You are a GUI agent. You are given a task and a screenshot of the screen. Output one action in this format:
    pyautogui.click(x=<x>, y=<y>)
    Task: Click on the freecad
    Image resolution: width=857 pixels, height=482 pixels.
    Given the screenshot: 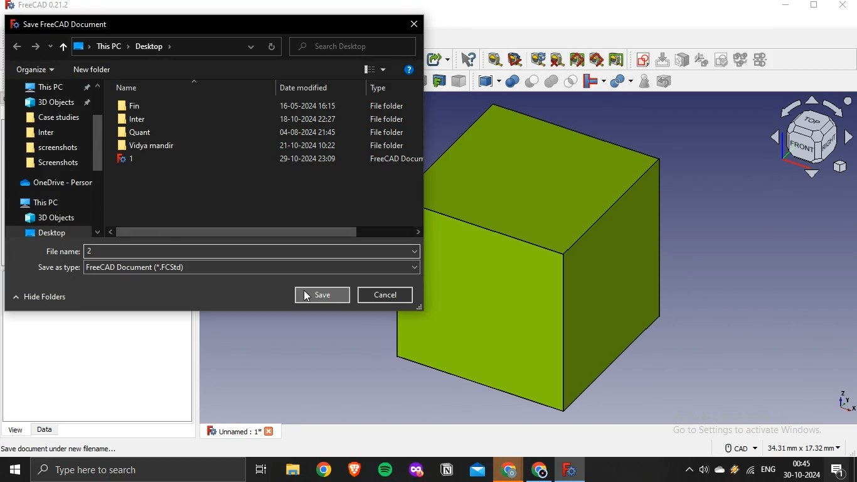 What is the action you would take?
    pyautogui.click(x=569, y=469)
    